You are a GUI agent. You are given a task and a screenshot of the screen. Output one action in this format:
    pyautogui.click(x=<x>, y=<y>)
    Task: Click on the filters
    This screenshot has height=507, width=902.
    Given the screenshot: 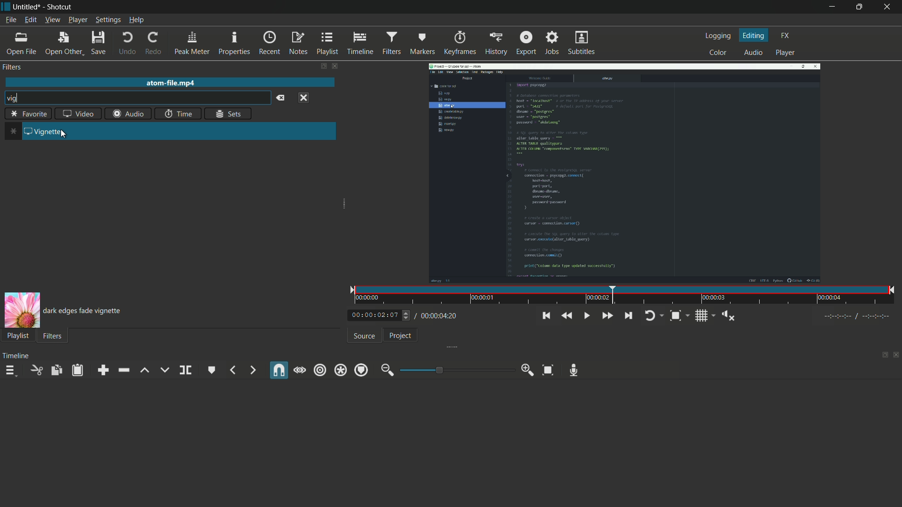 What is the action you would take?
    pyautogui.click(x=12, y=67)
    